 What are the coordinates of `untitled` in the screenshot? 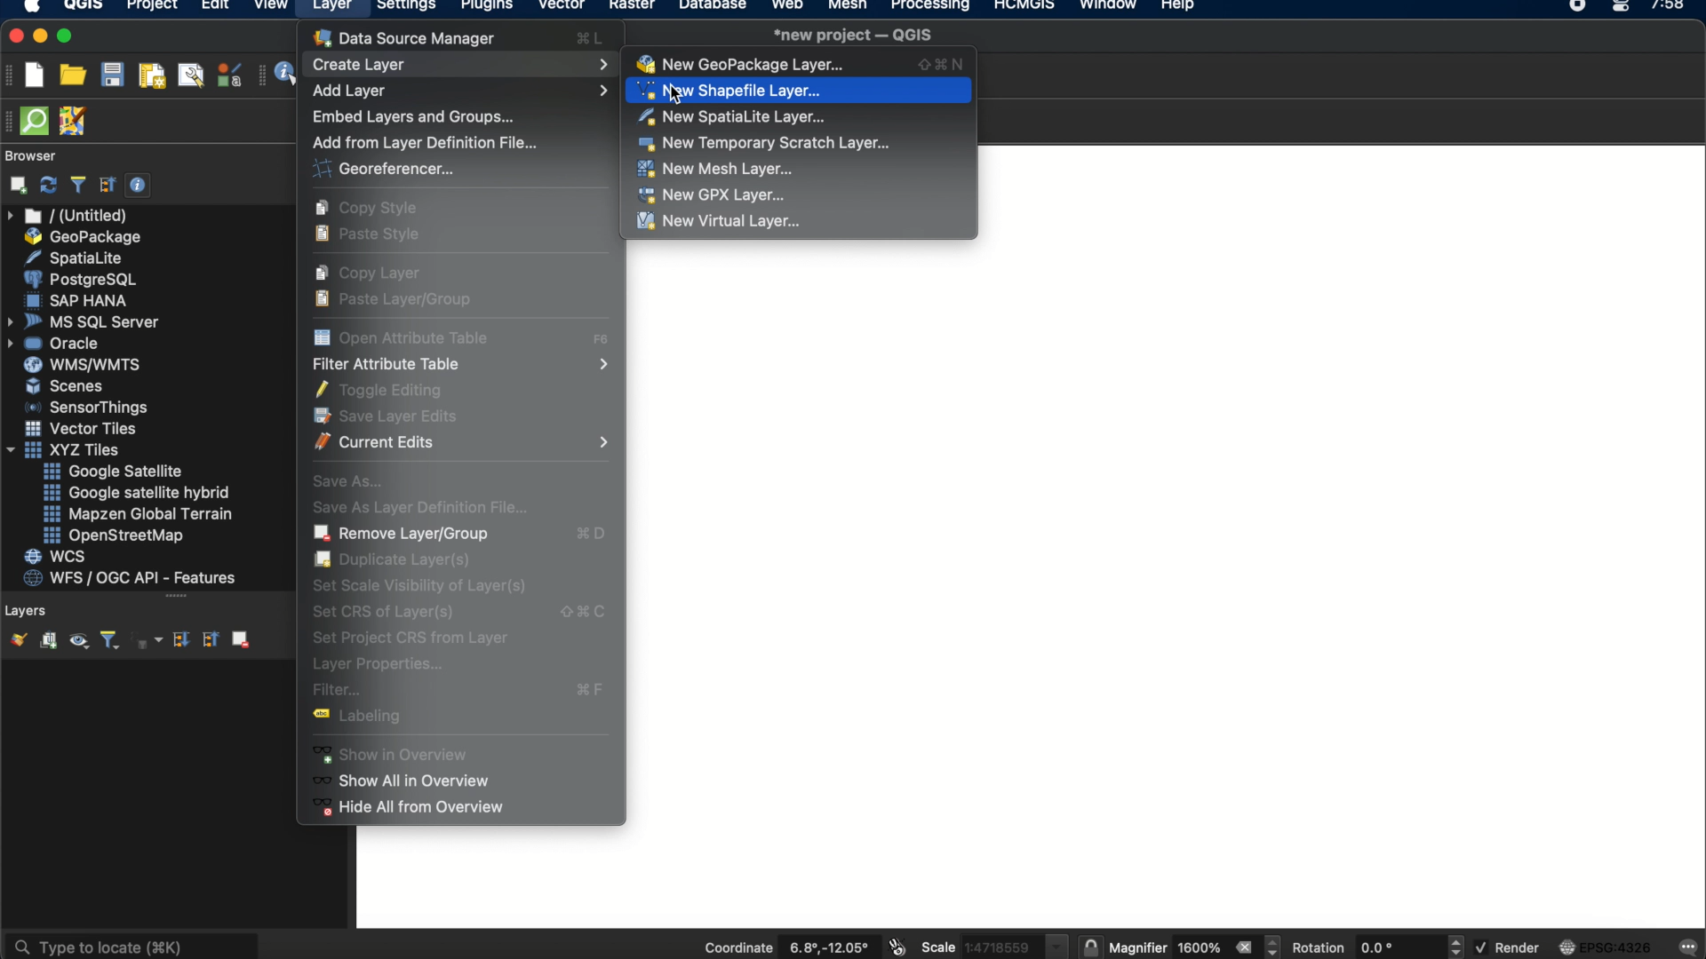 It's located at (69, 216).